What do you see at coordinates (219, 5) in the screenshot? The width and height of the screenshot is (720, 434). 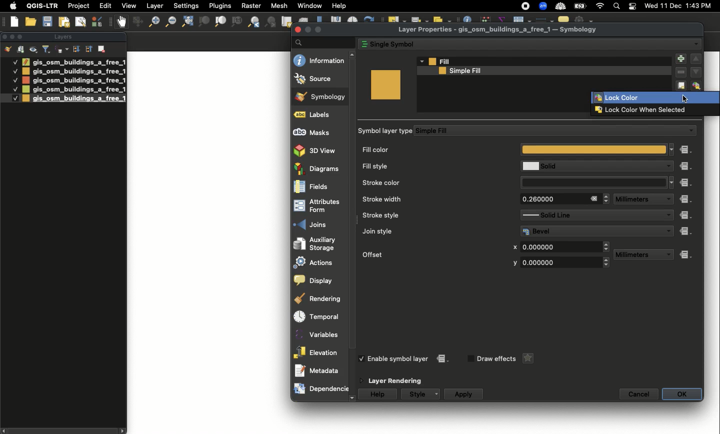 I see `Plugins` at bounding box center [219, 5].